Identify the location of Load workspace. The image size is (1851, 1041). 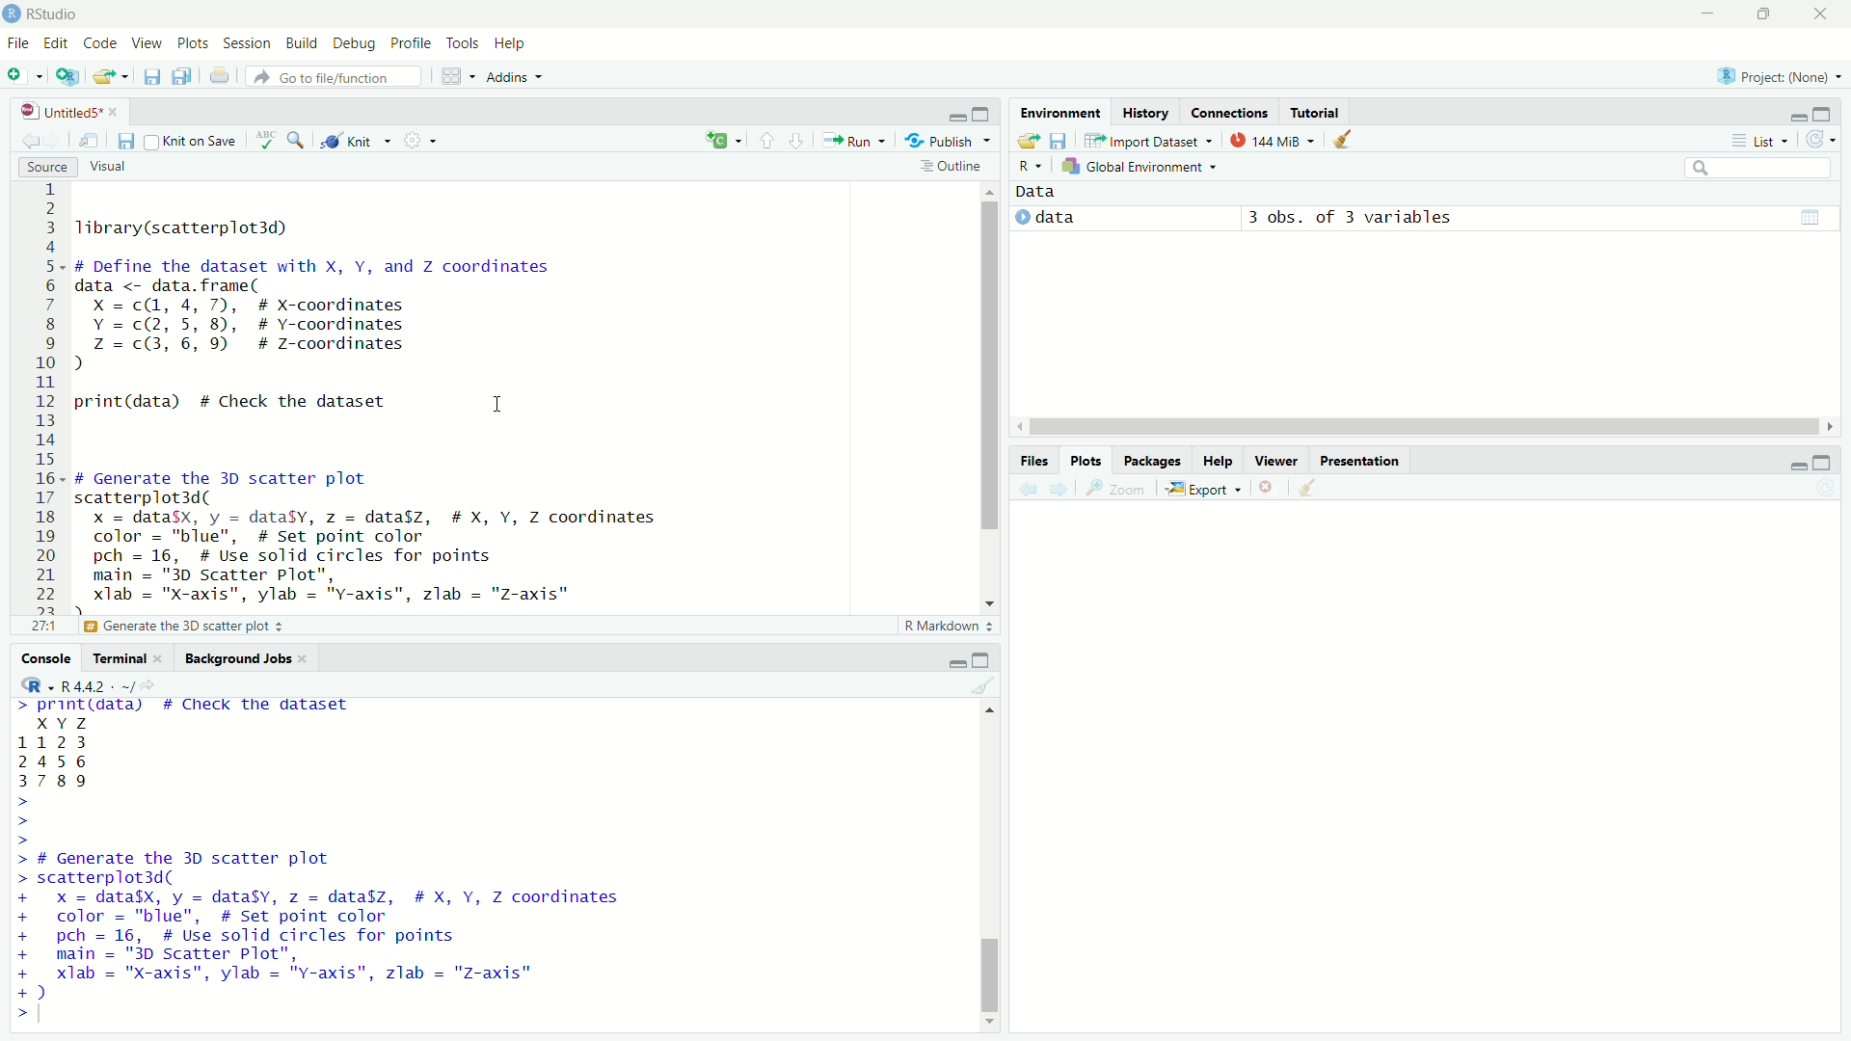
(1031, 141).